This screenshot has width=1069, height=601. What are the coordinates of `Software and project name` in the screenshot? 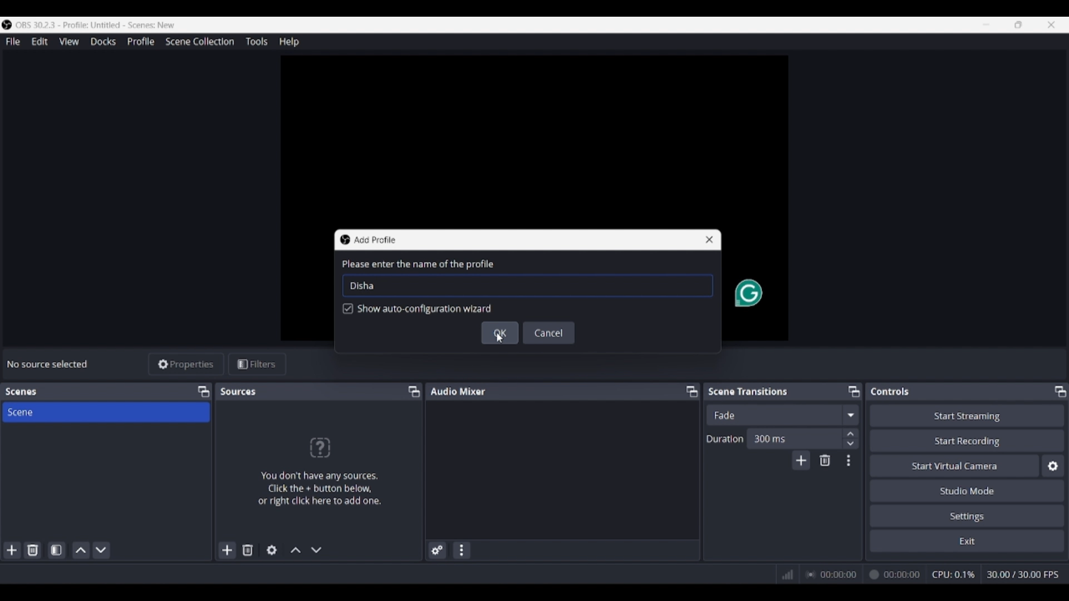 It's located at (96, 25).